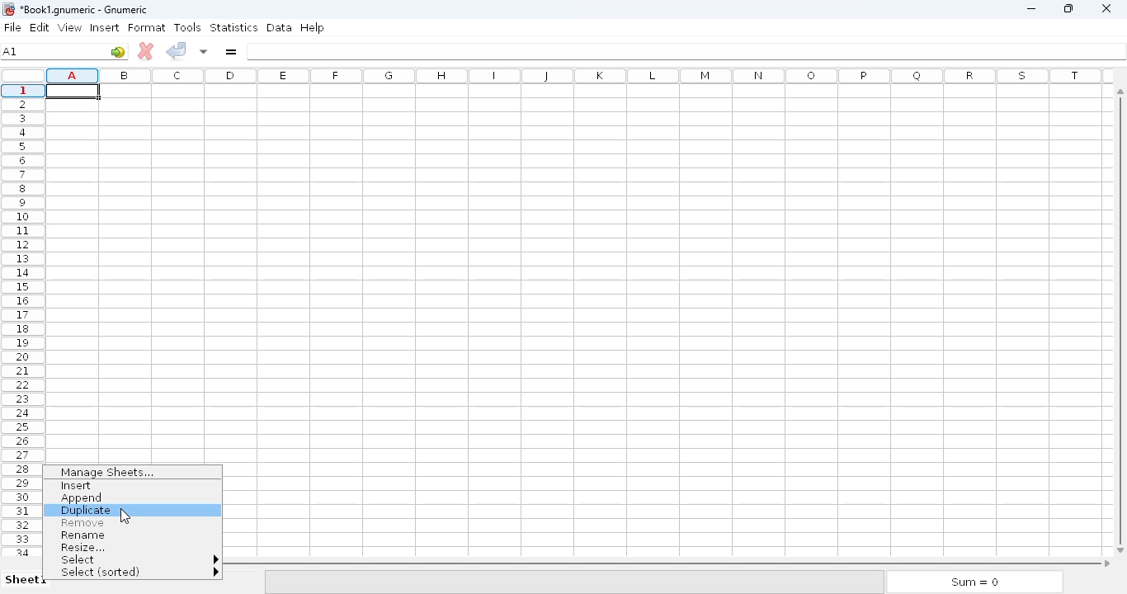  I want to click on maximize, so click(1069, 8).